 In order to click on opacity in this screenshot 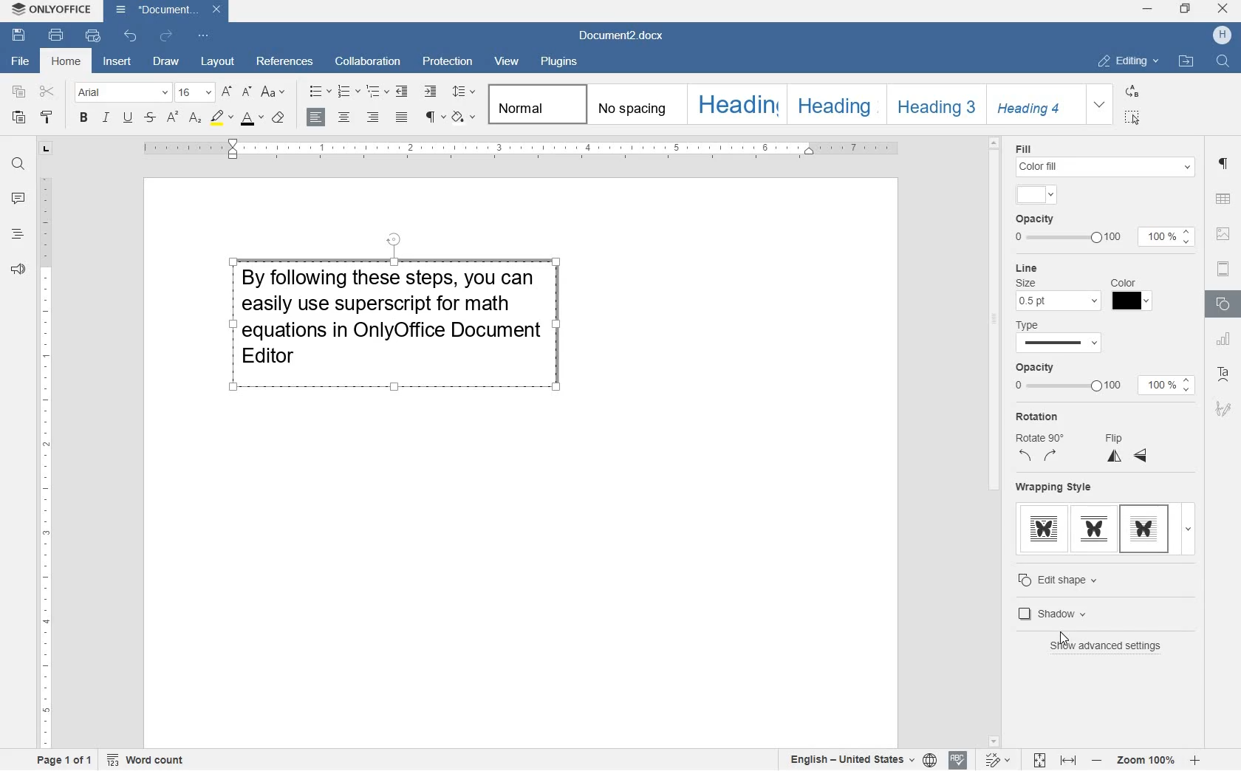, I will do `click(1065, 378)`.